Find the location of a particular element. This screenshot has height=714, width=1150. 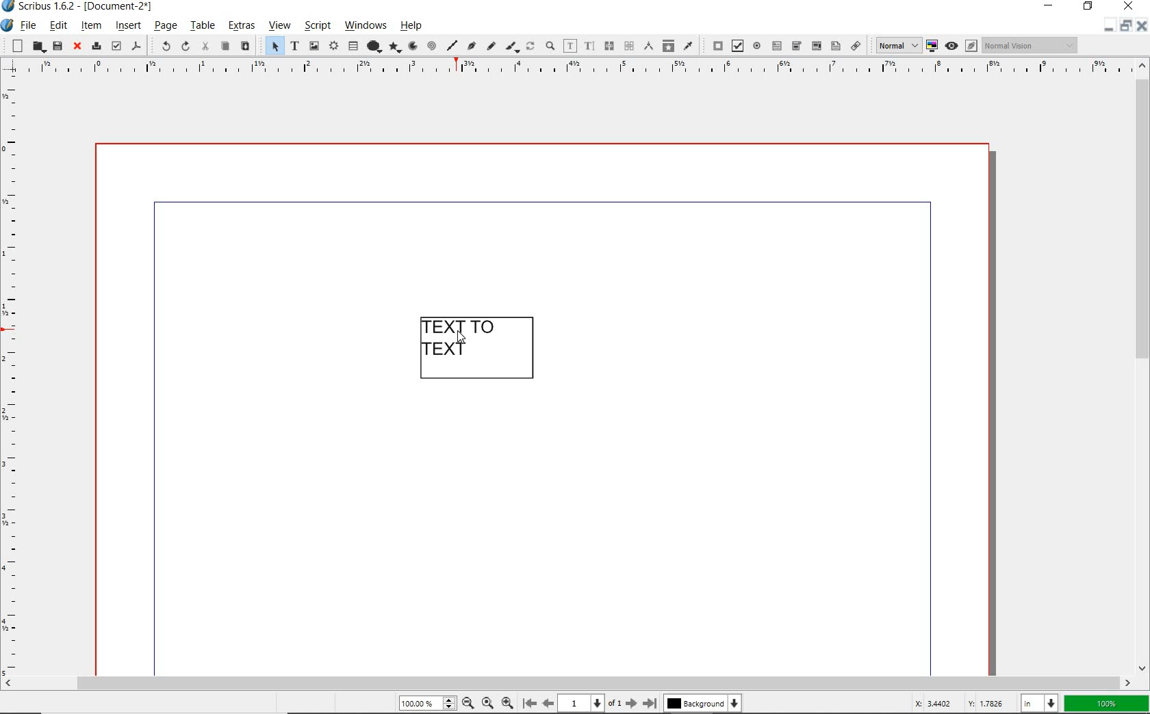

polygon is located at coordinates (395, 48).